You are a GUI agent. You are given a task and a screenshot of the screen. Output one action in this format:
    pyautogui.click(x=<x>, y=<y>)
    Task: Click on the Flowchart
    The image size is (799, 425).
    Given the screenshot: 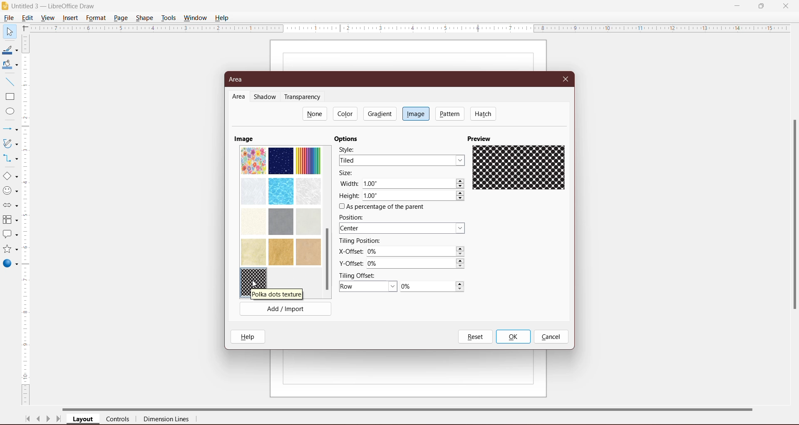 What is the action you would take?
    pyautogui.click(x=10, y=220)
    